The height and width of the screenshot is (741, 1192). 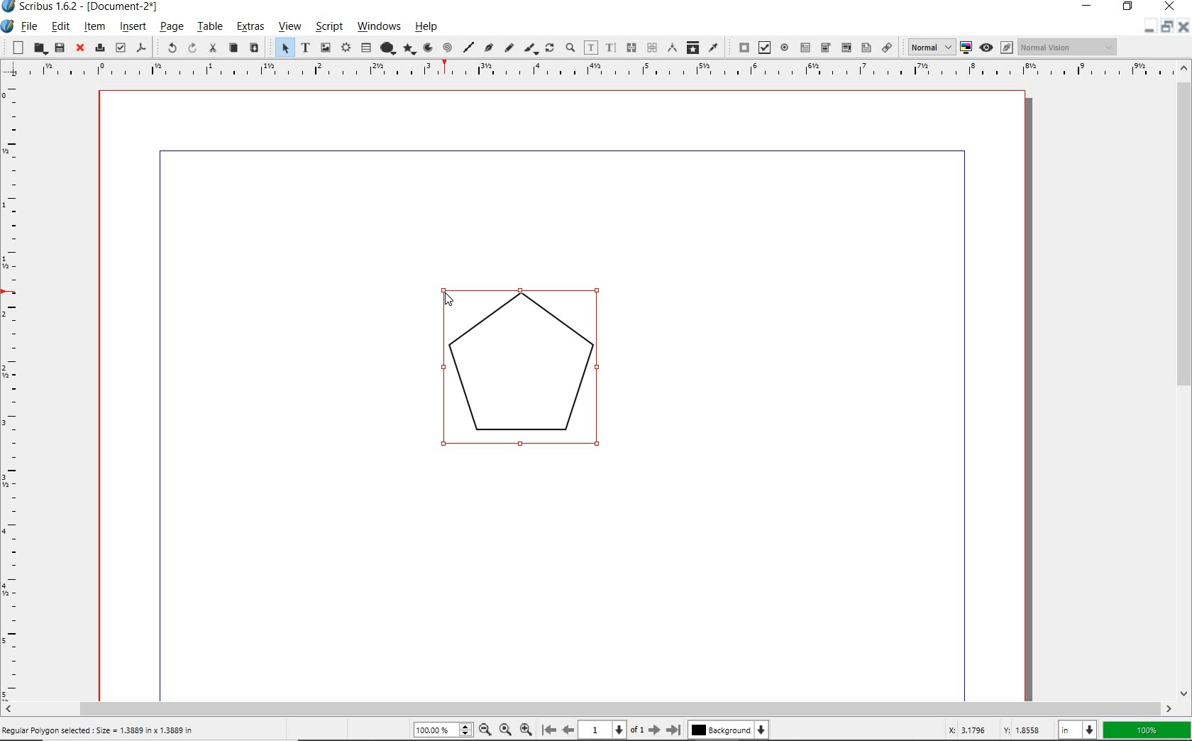 What do you see at coordinates (527, 729) in the screenshot?
I see `Zoom In` at bounding box center [527, 729].